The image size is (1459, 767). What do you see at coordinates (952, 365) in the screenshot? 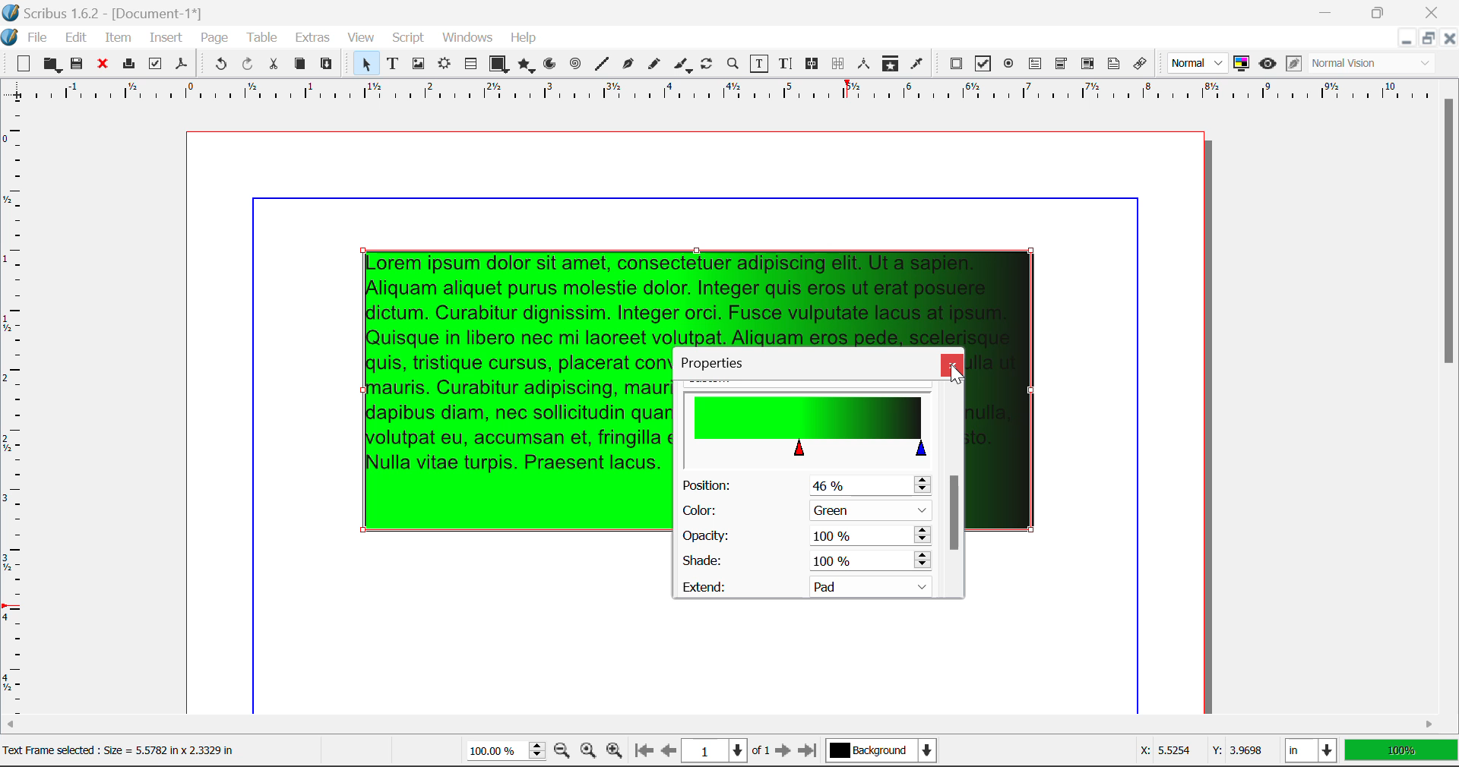
I see `Close` at bounding box center [952, 365].